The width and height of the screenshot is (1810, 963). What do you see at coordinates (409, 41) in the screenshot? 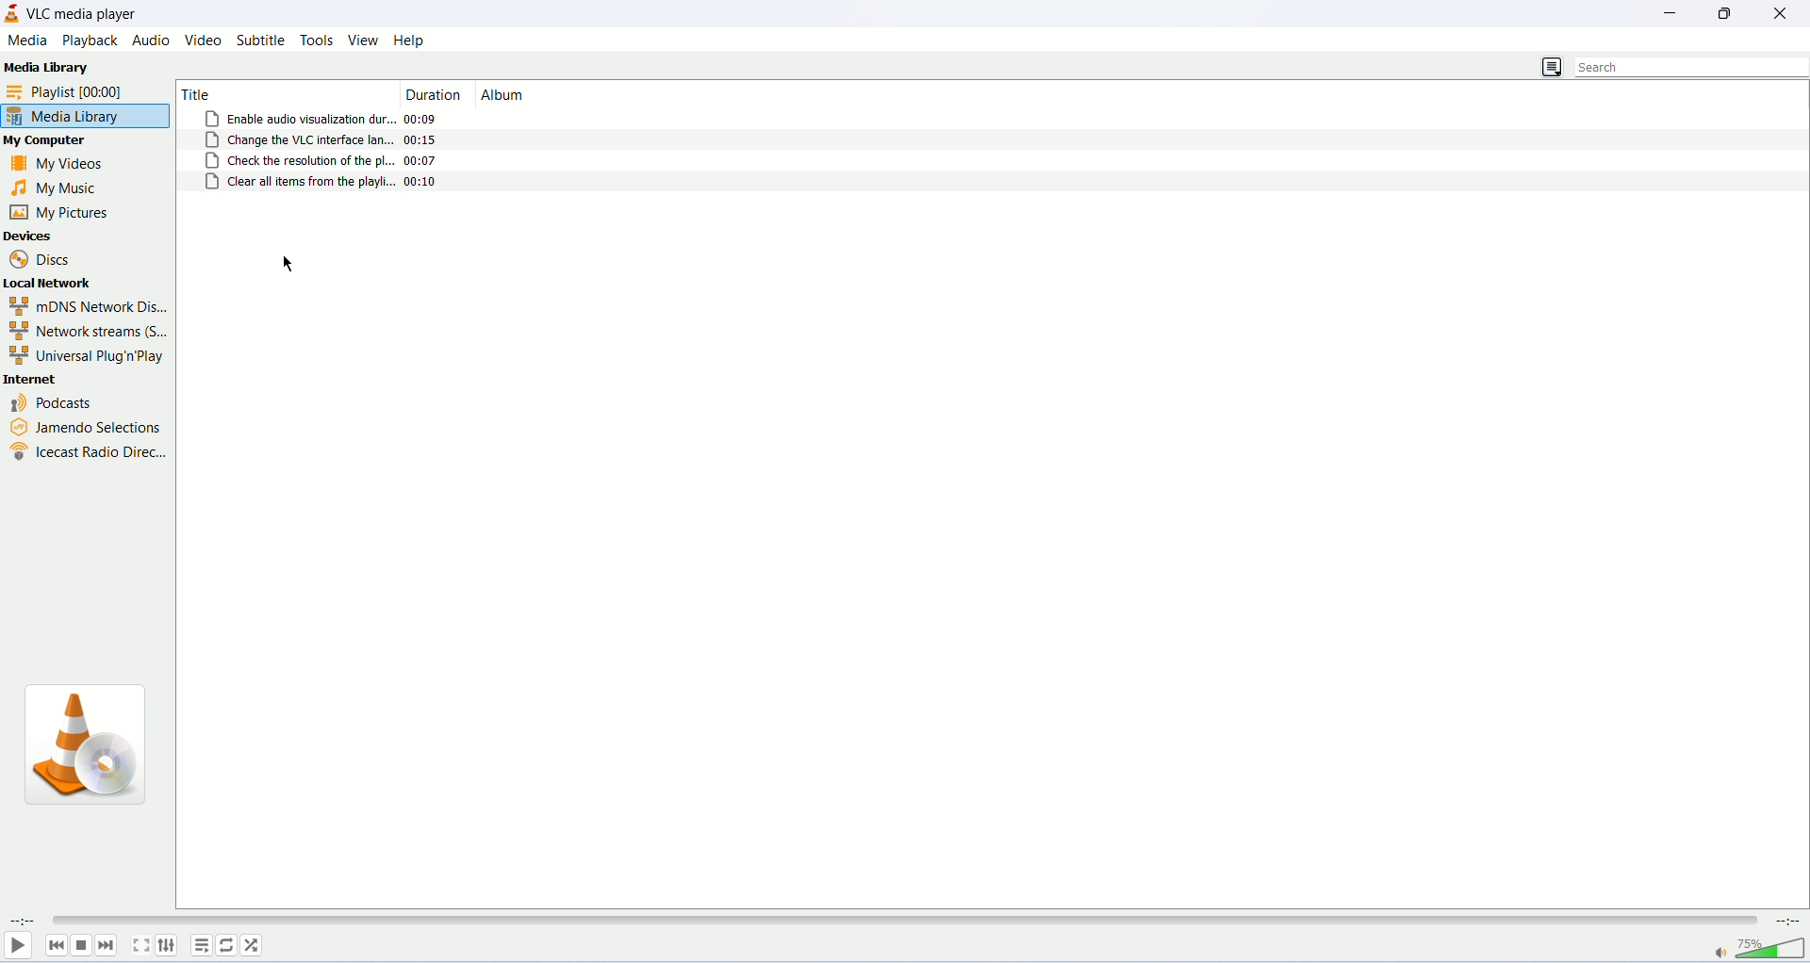
I see `help` at bounding box center [409, 41].